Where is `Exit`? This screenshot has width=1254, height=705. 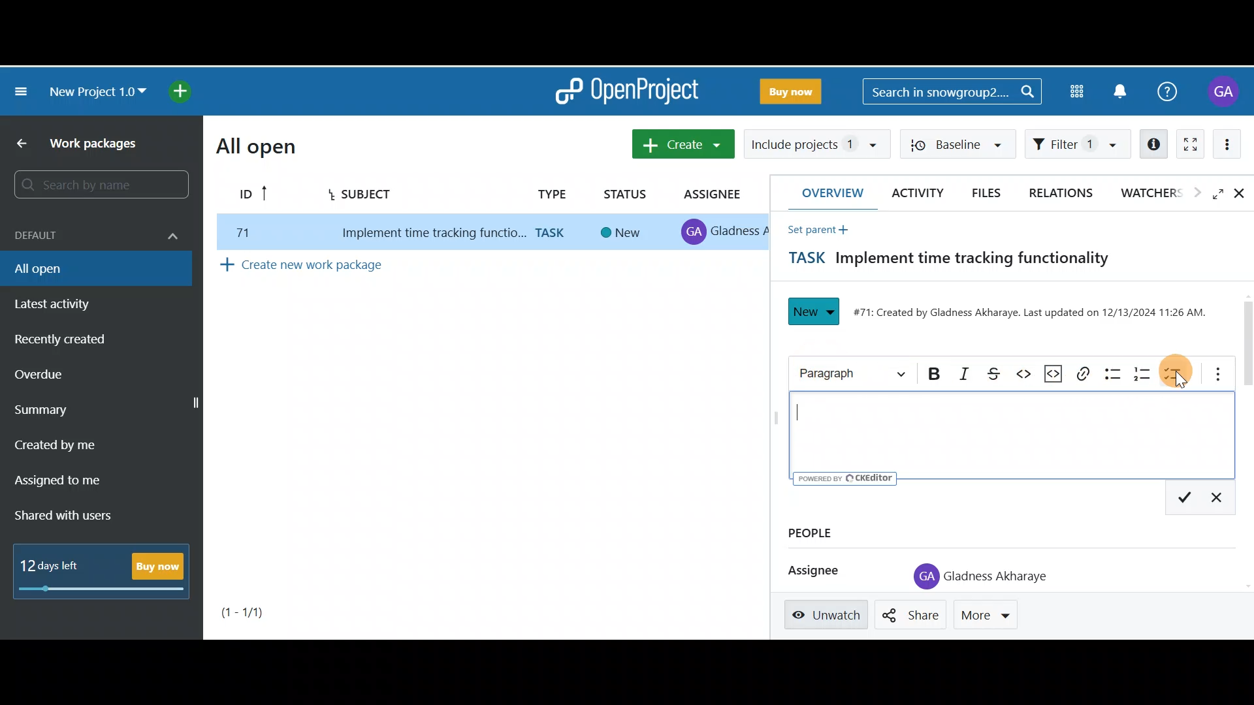
Exit is located at coordinates (1223, 499).